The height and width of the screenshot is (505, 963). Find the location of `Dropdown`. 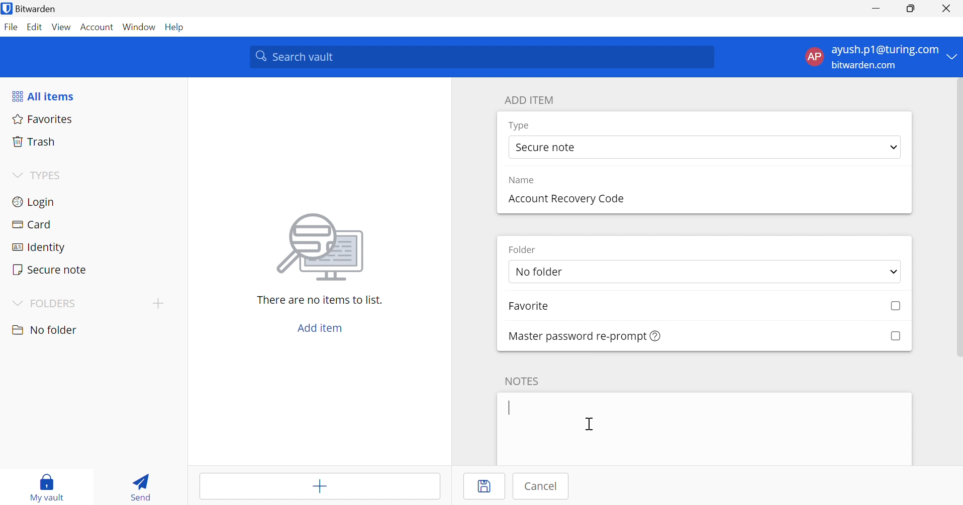

Dropdown is located at coordinates (16, 176).